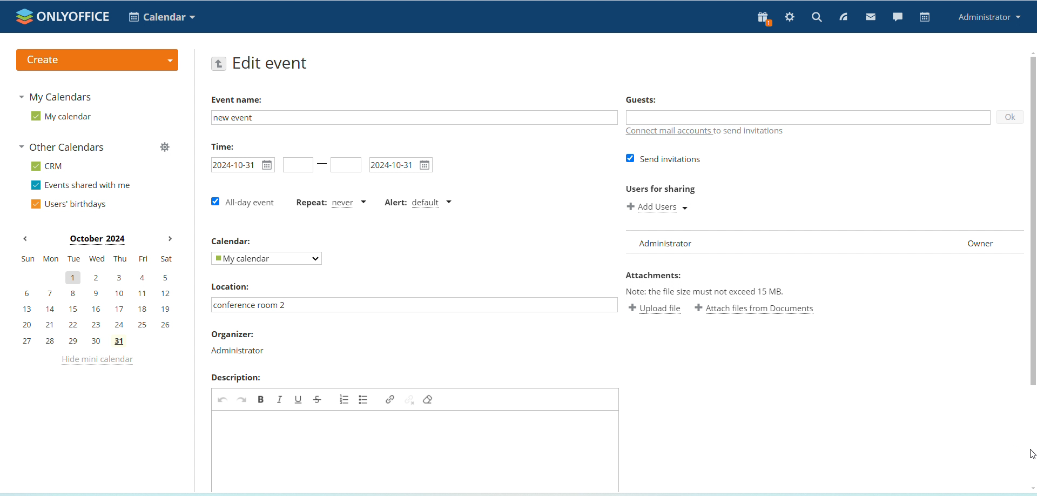 The image size is (1037, 496). I want to click on Scroll down, so click(1031, 488).